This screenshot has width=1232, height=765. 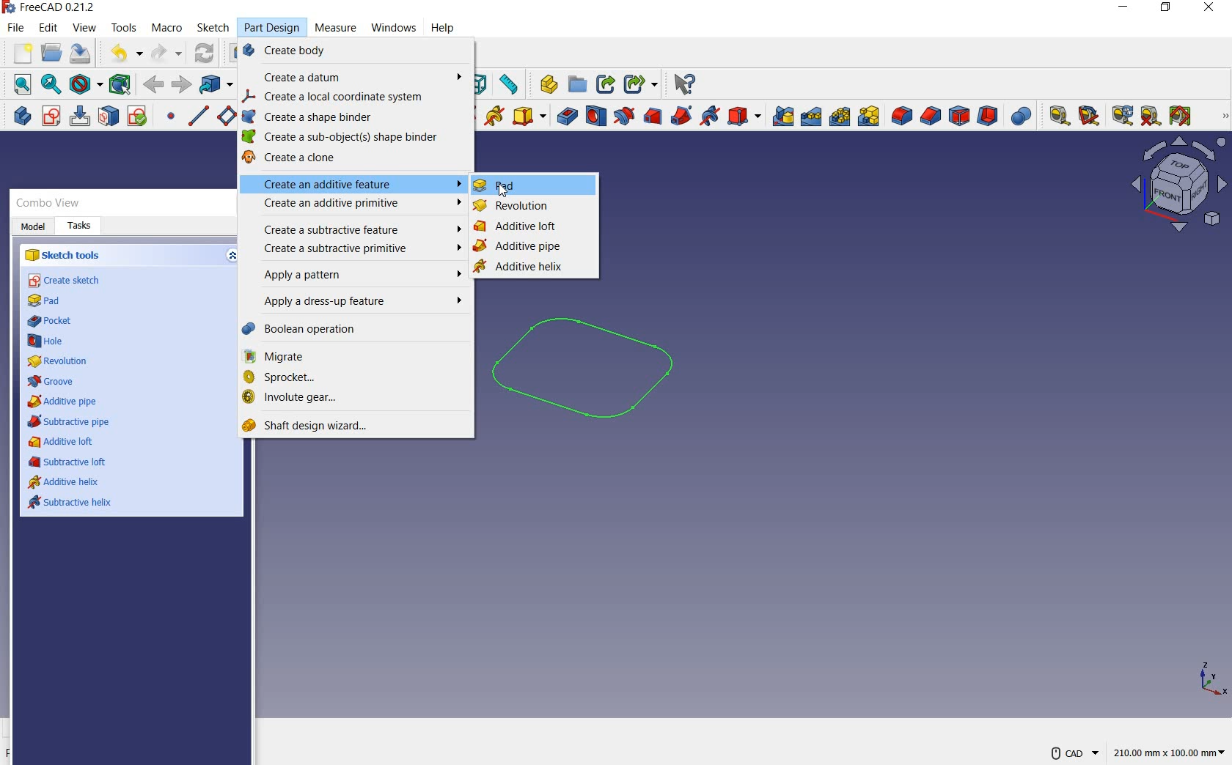 What do you see at coordinates (353, 377) in the screenshot?
I see `sprocket` at bounding box center [353, 377].